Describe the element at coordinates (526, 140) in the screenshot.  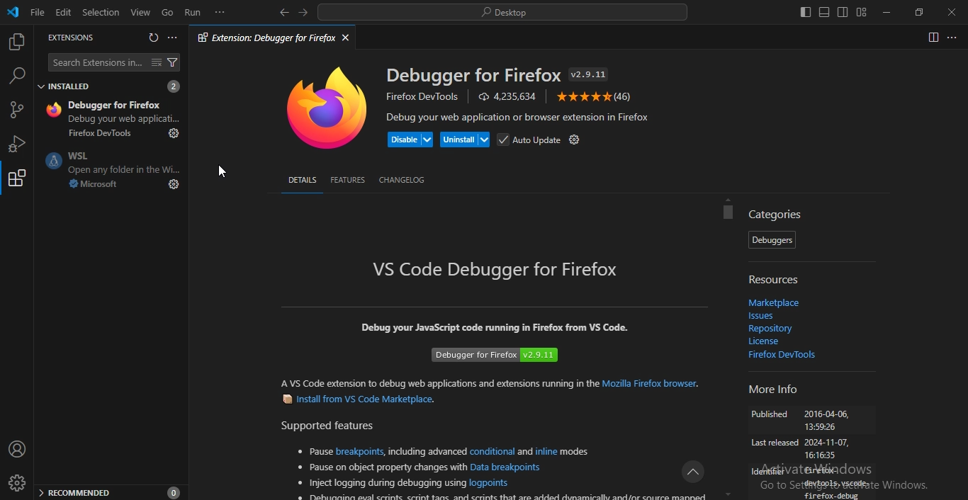
I see `auto update` at that location.